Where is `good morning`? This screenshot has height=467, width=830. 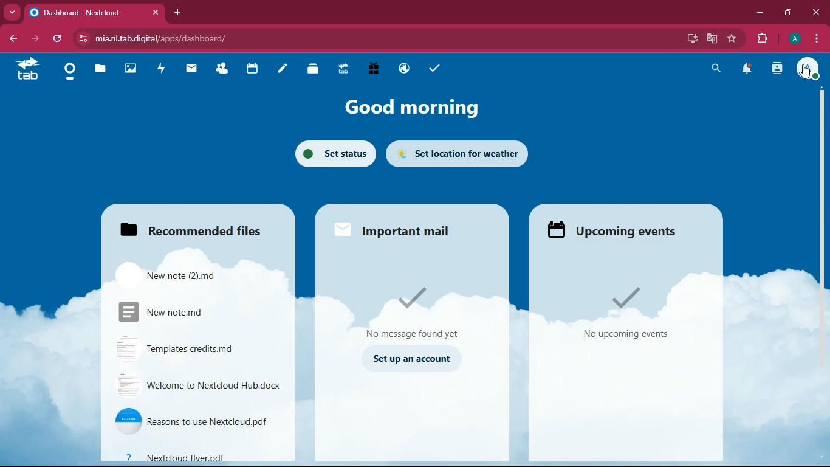 good morning is located at coordinates (412, 110).